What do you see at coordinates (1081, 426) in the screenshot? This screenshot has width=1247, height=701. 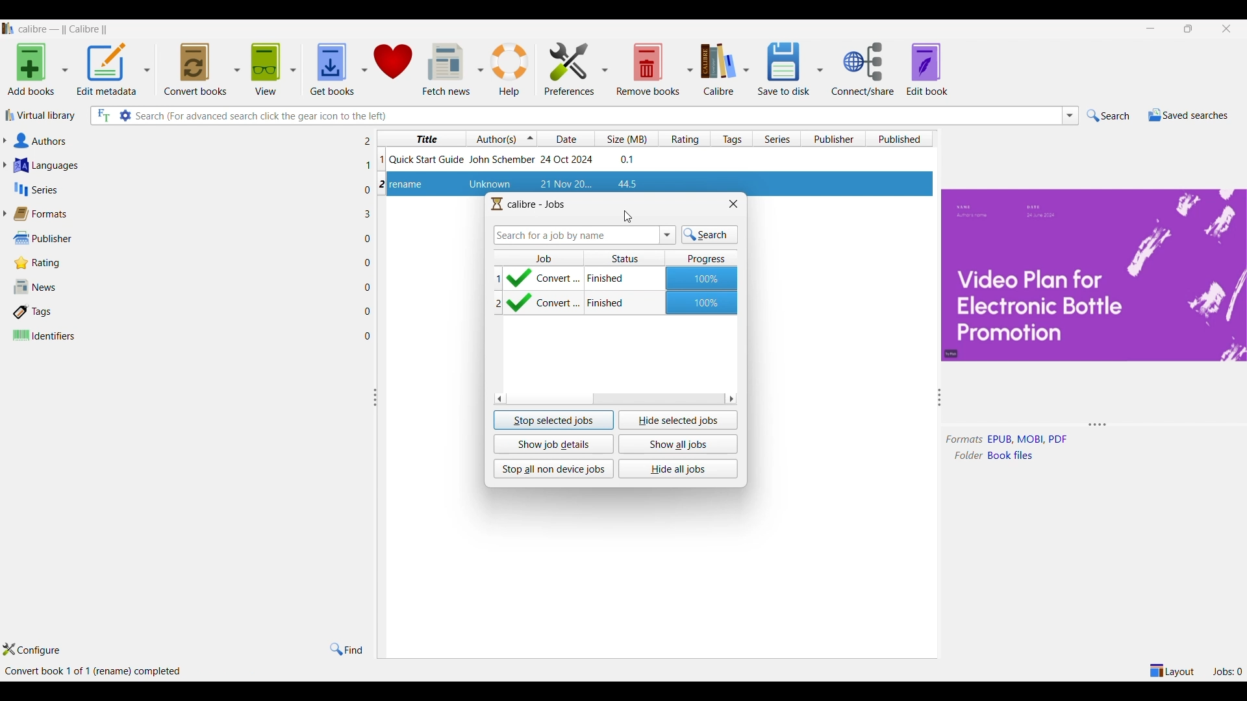 I see `Change height of panel attached to this line` at bounding box center [1081, 426].